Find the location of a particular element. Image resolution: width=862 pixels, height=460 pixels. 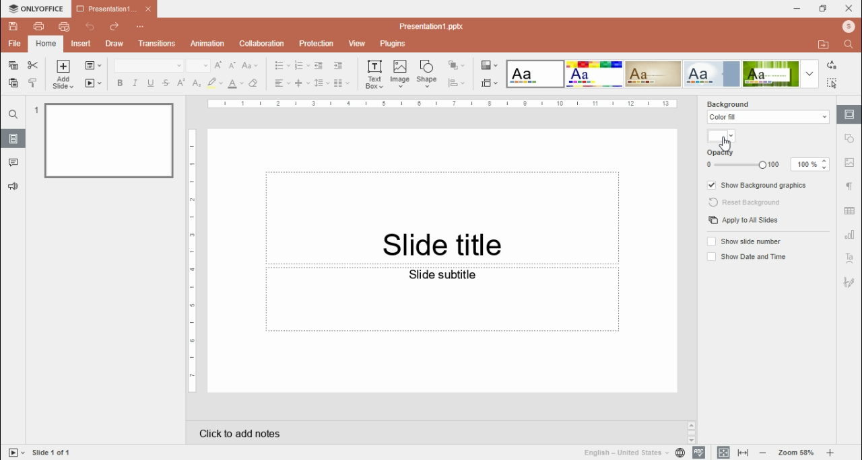

color is located at coordinates (722, 136).